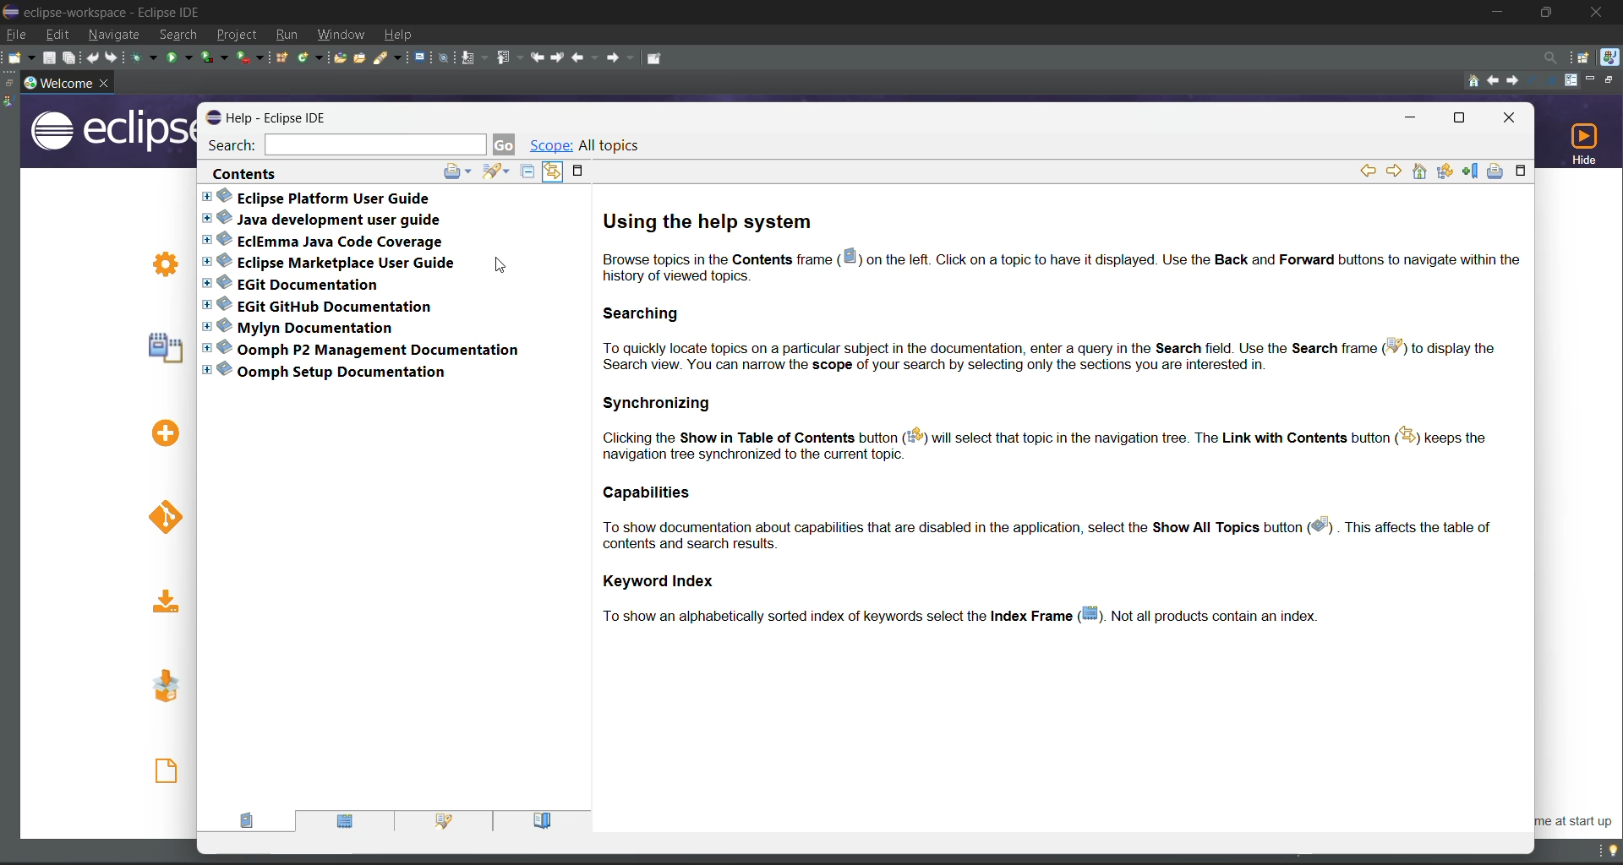 The width and height of the screenshot is (1623, 865). Describe the element at coordinates (1598, 13) in the screenshot. I see `close` at that location.